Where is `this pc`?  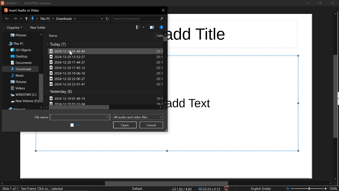
this pc is located at coordinates (17, 44).